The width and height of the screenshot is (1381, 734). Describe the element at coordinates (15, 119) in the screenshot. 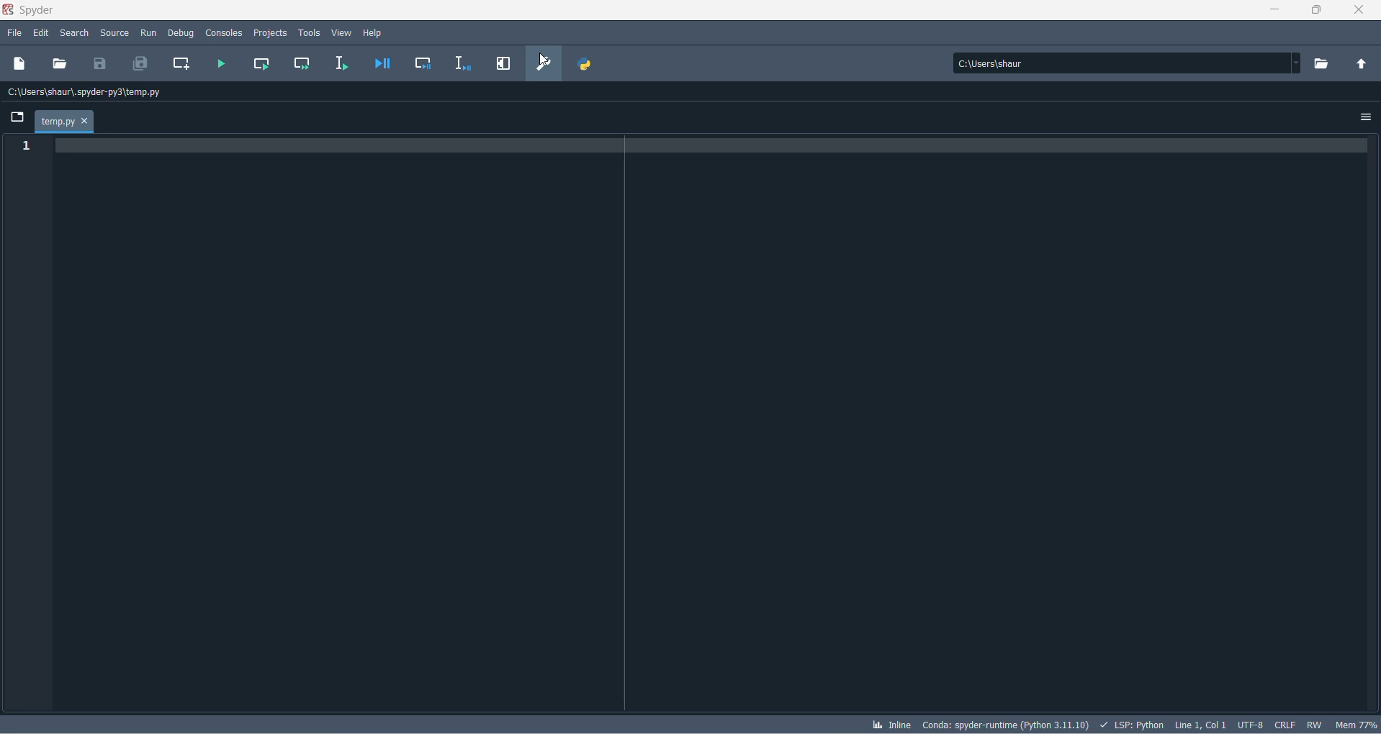

I see `folder` at that location.